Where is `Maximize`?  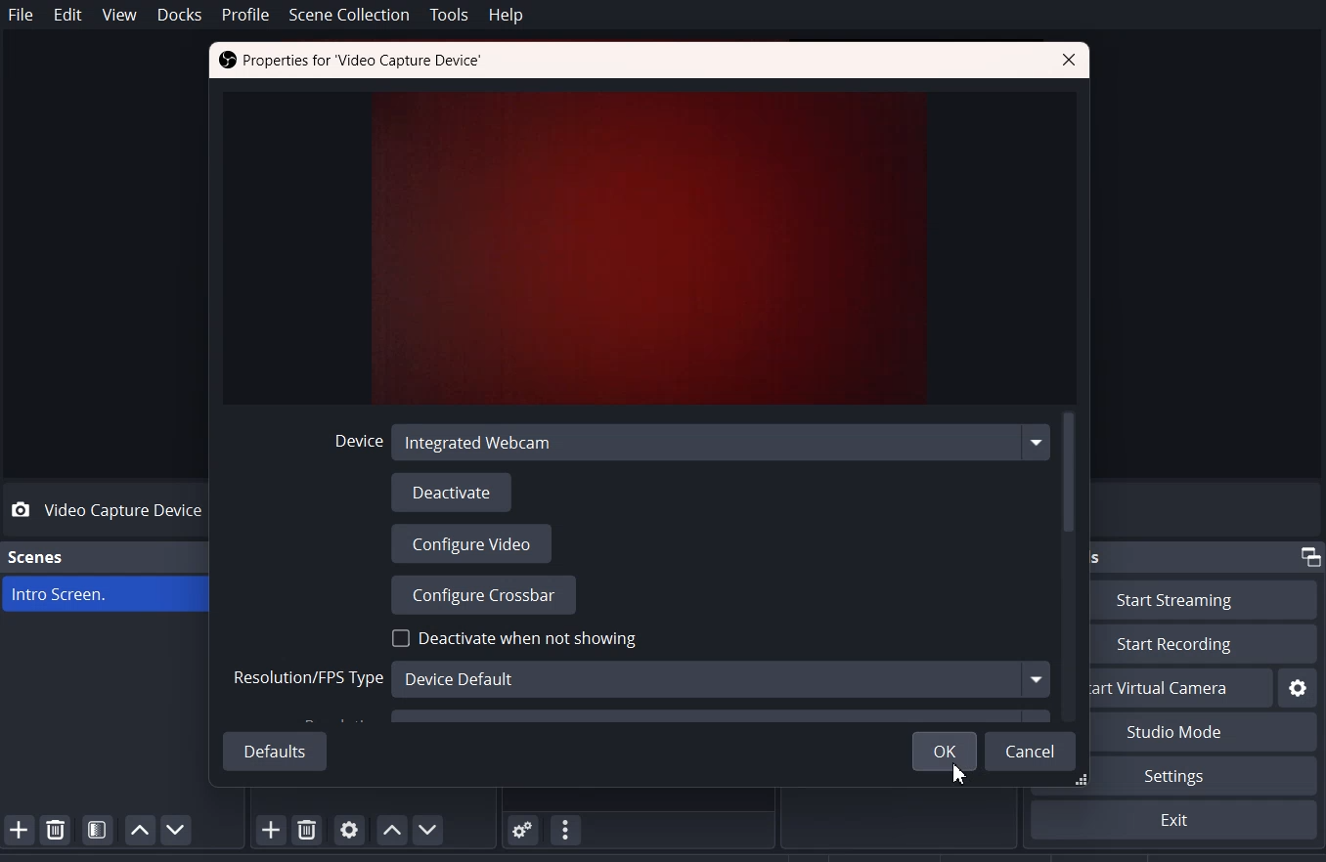
Maximize is located at coordinates (1309, 555).